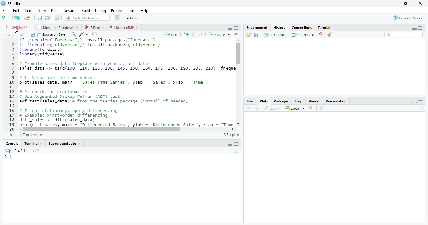 The width and height of the screenshot is (428, 225). Describe the element at coordinates (82, 34) in the screenshot. I see `Code Tools` at that location.